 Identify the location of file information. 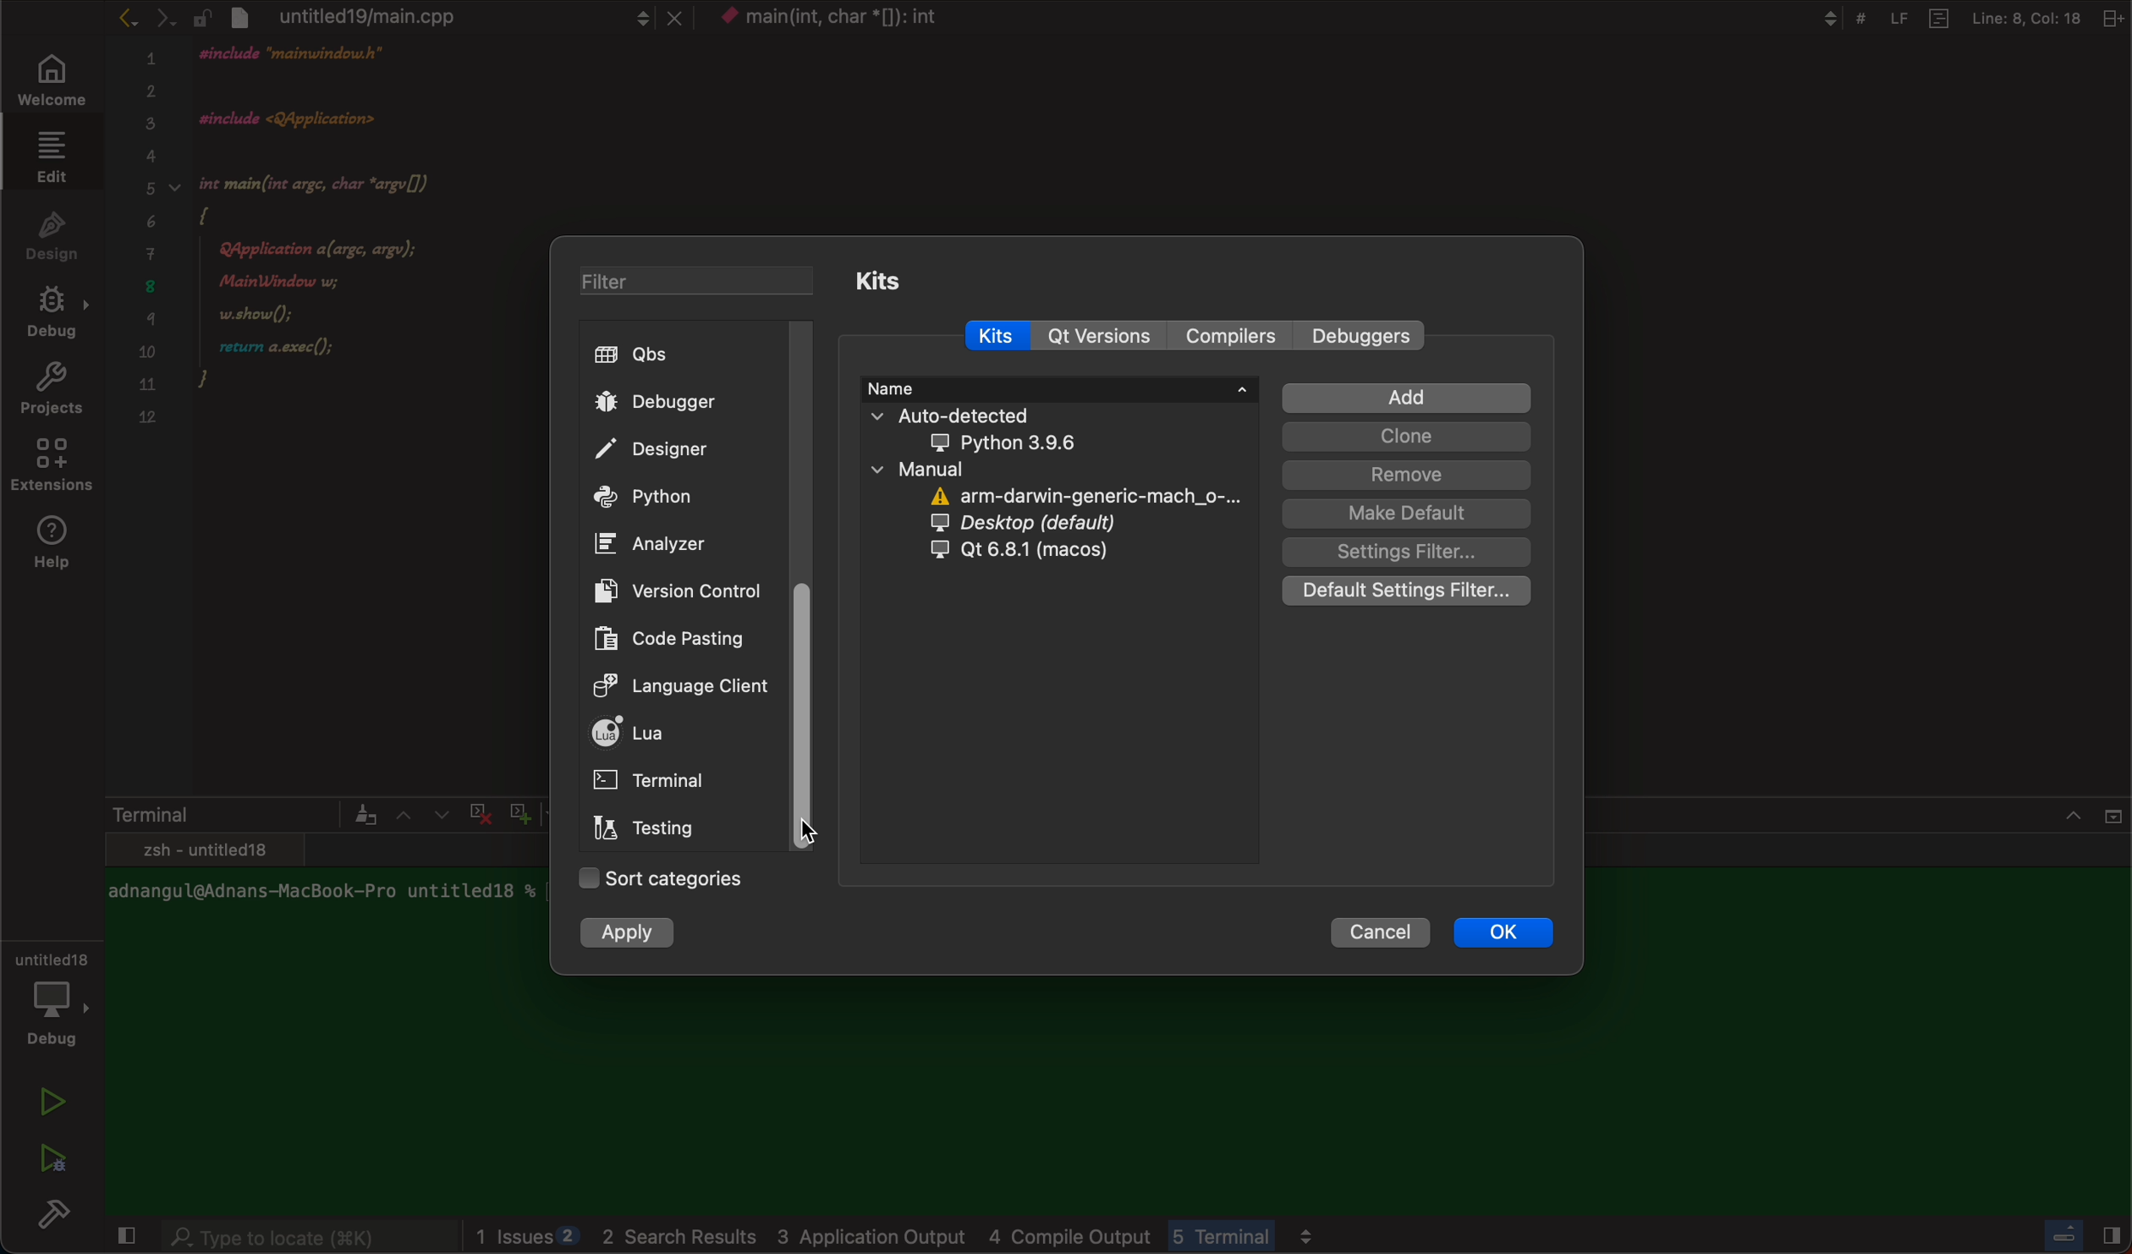
(1959, 18).